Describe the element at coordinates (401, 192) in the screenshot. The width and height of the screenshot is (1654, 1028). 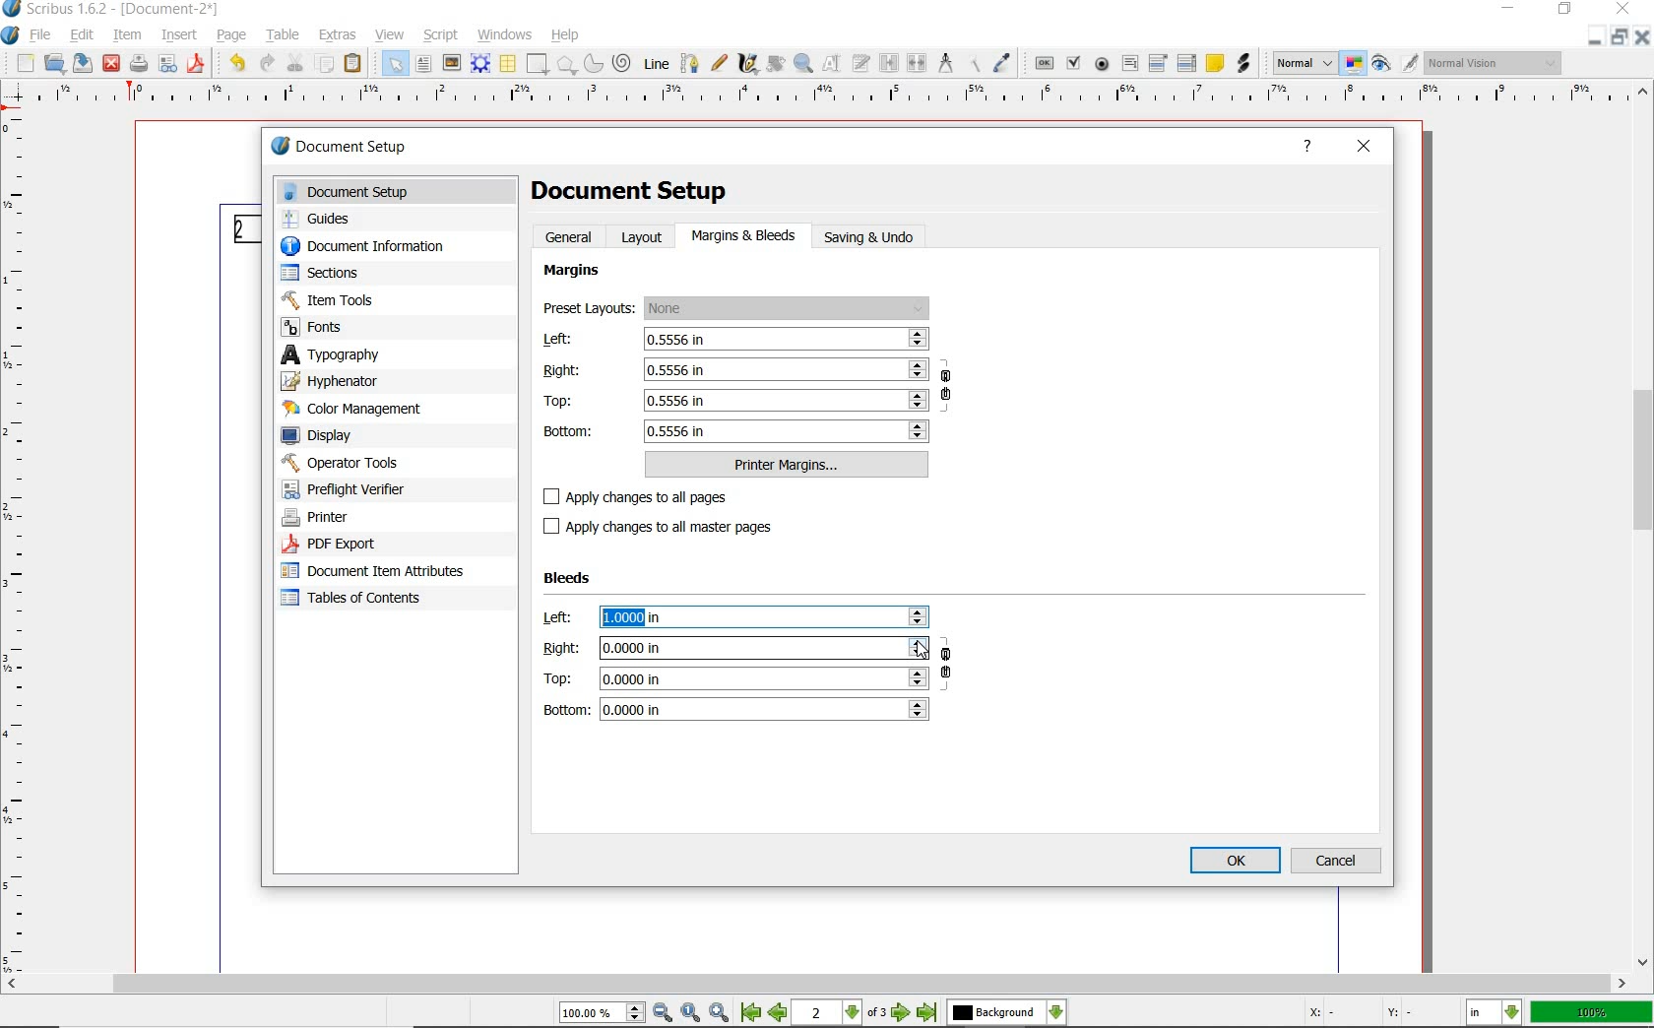
I see `document setup` at that location.